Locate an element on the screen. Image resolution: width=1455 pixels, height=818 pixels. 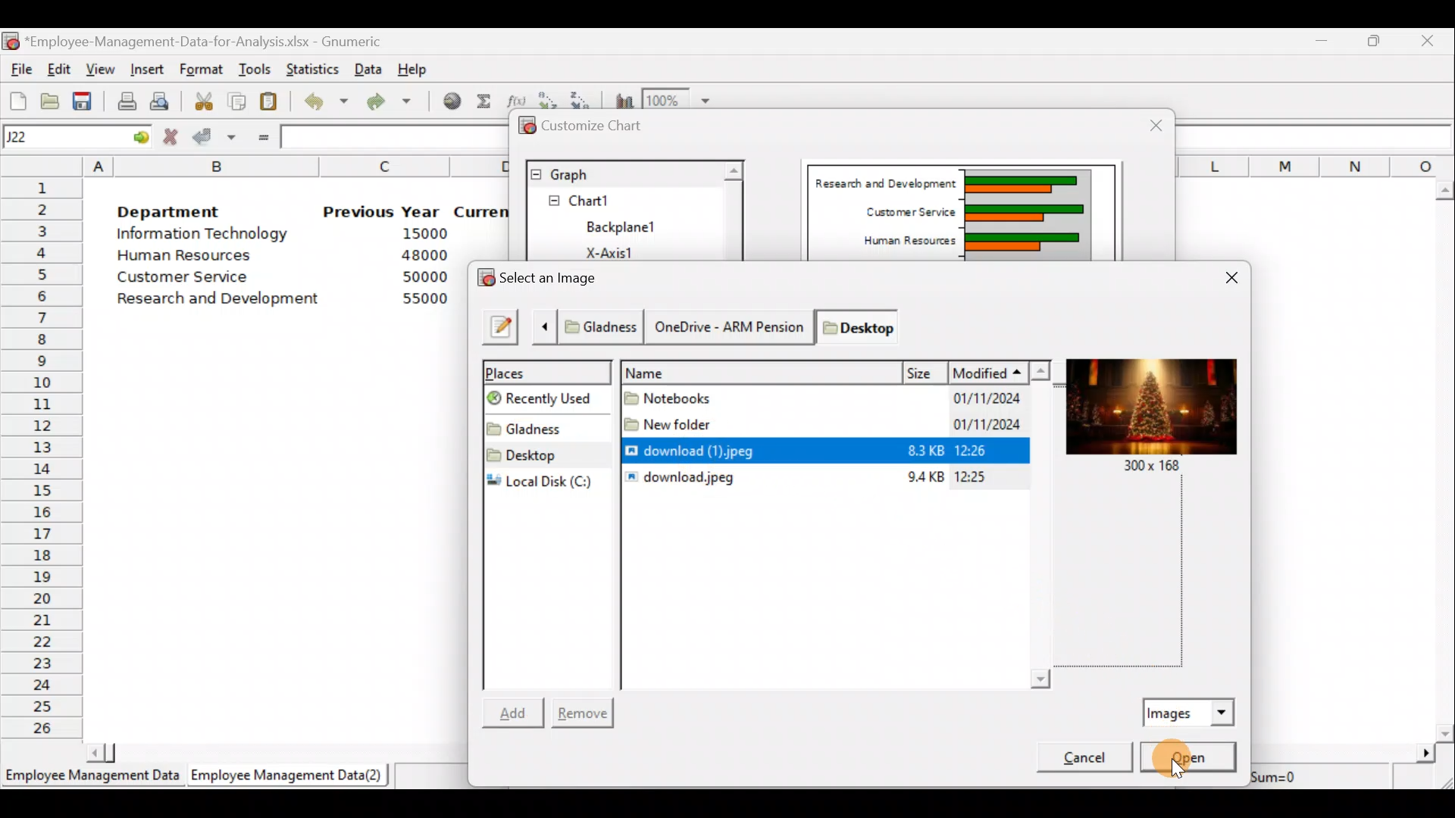
Customer Service is located at coordinates (176, 277).